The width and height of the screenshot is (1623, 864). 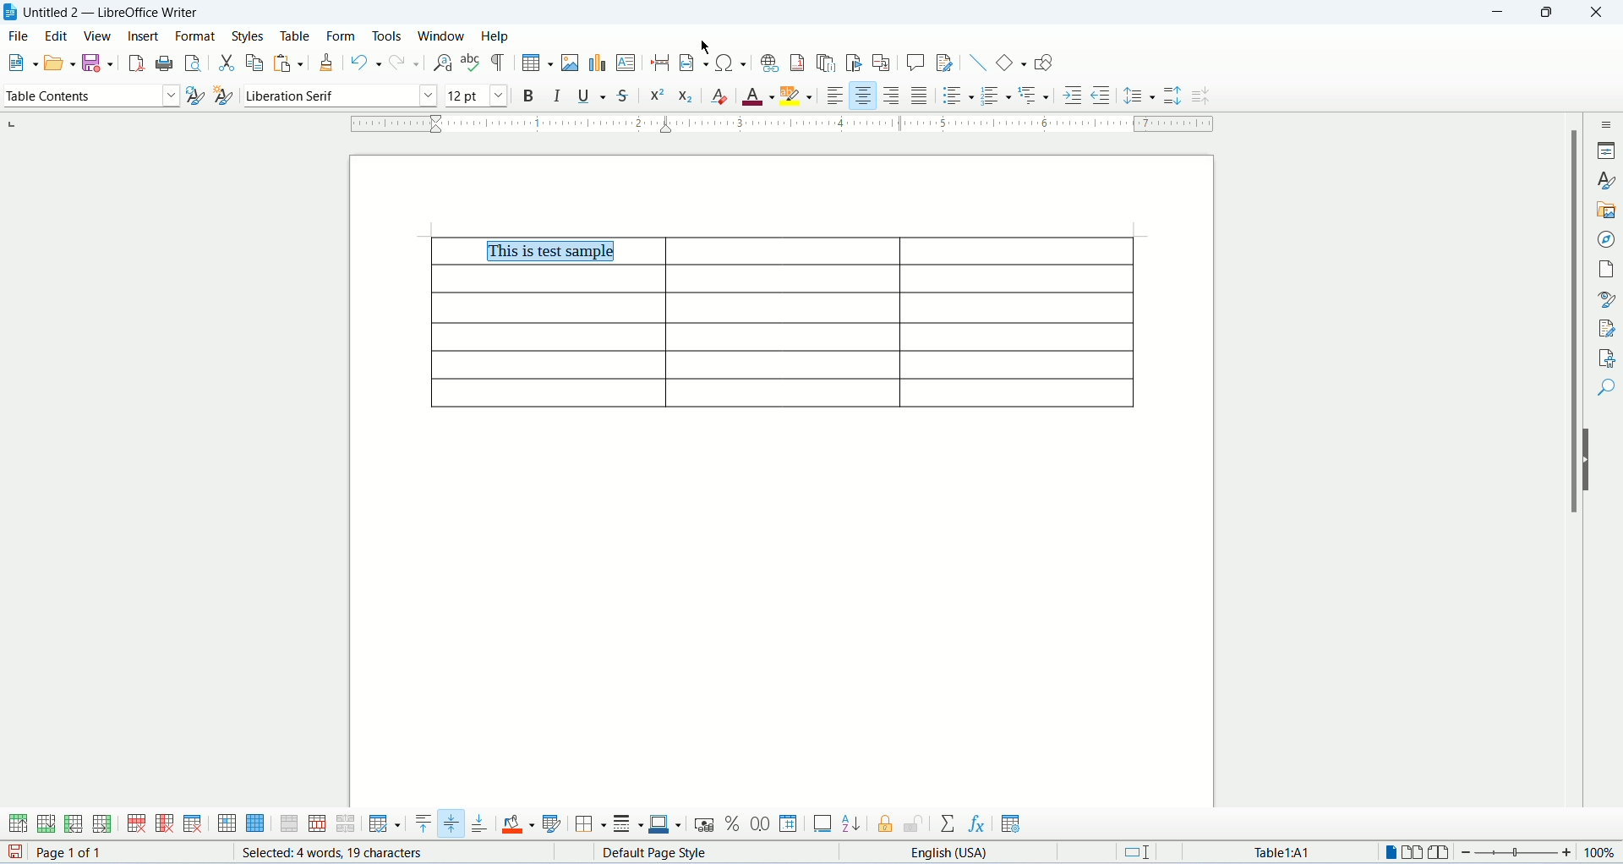 What do you see at coordinates (658, 99) in the screenshot?
I see `superscript` at bounding box center [658, 99].